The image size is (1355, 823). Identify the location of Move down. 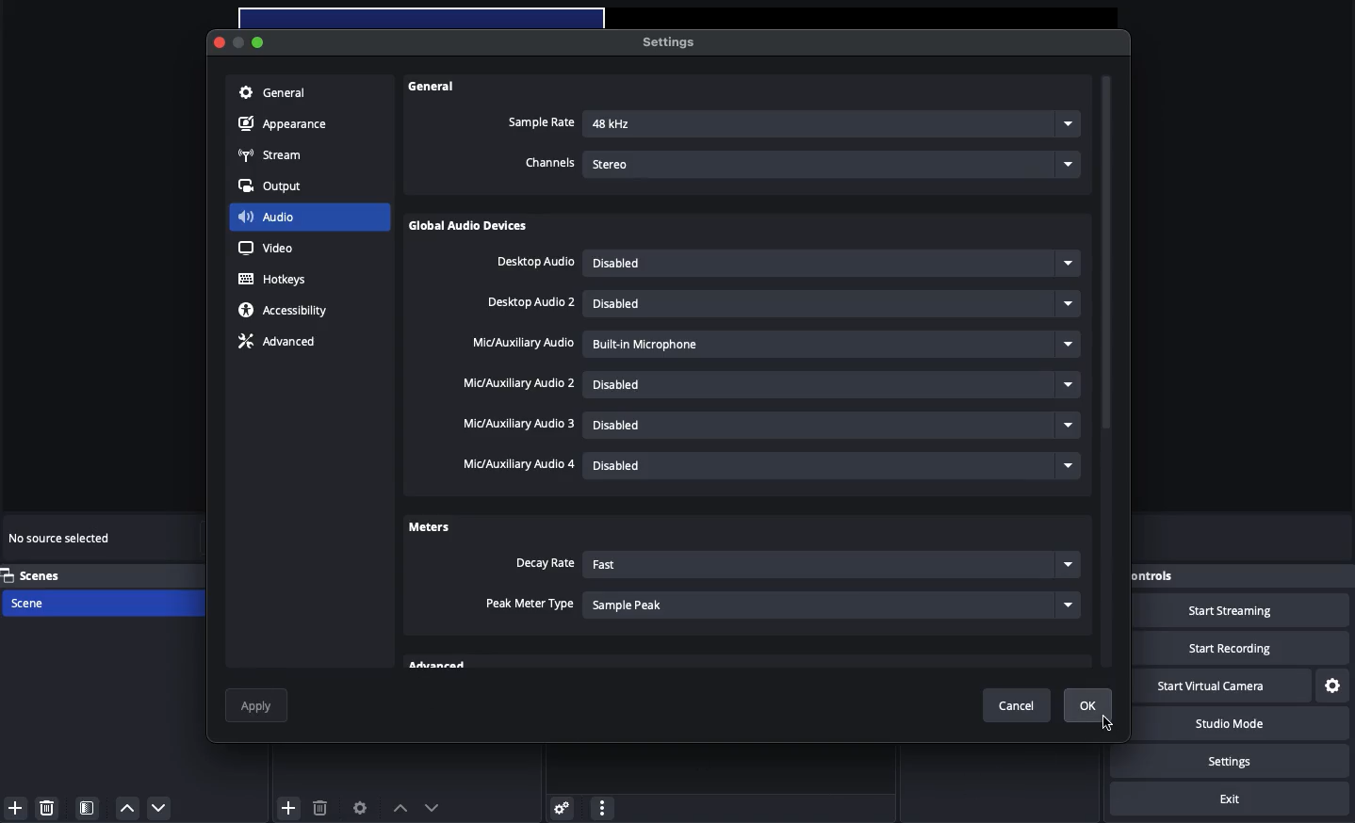
(432, 807).